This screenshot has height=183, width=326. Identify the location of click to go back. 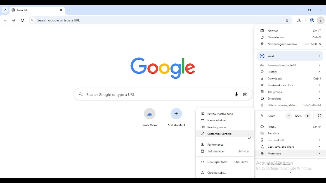
(5, 21).